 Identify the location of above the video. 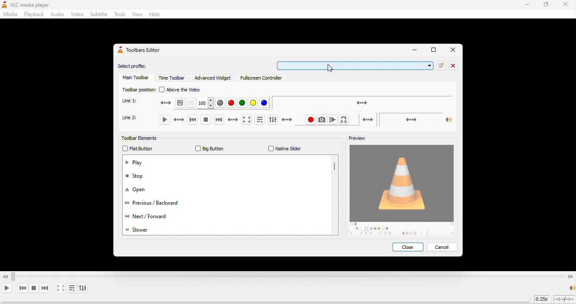
(183, 90).